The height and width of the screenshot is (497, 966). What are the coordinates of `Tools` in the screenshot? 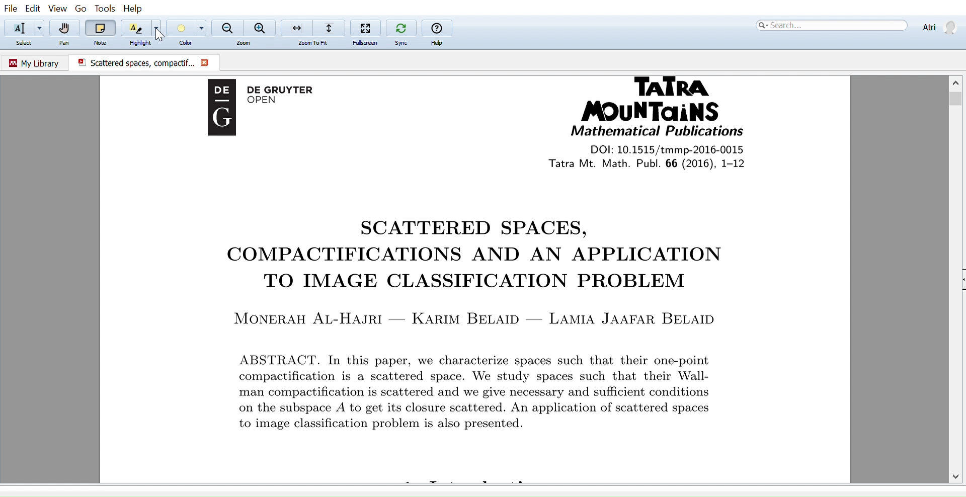 It's located at (103, 8).